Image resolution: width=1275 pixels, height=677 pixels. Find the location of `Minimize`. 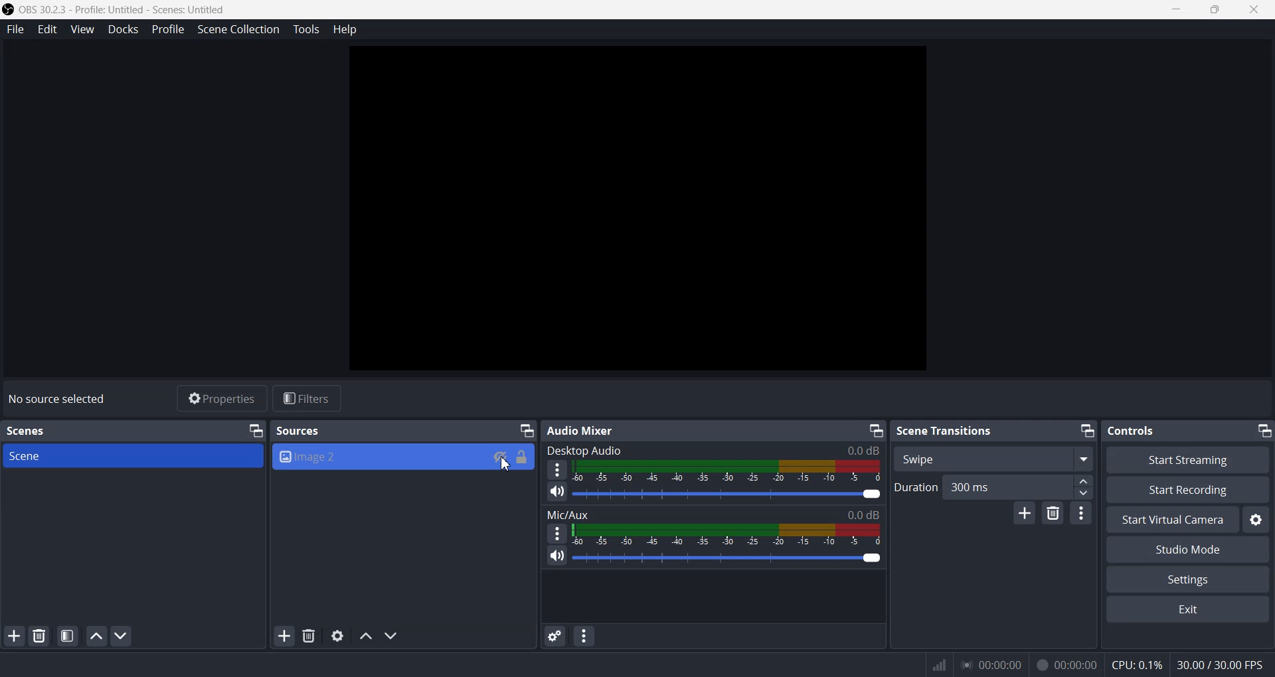

Minimize is located at coordinates (1260, 429).